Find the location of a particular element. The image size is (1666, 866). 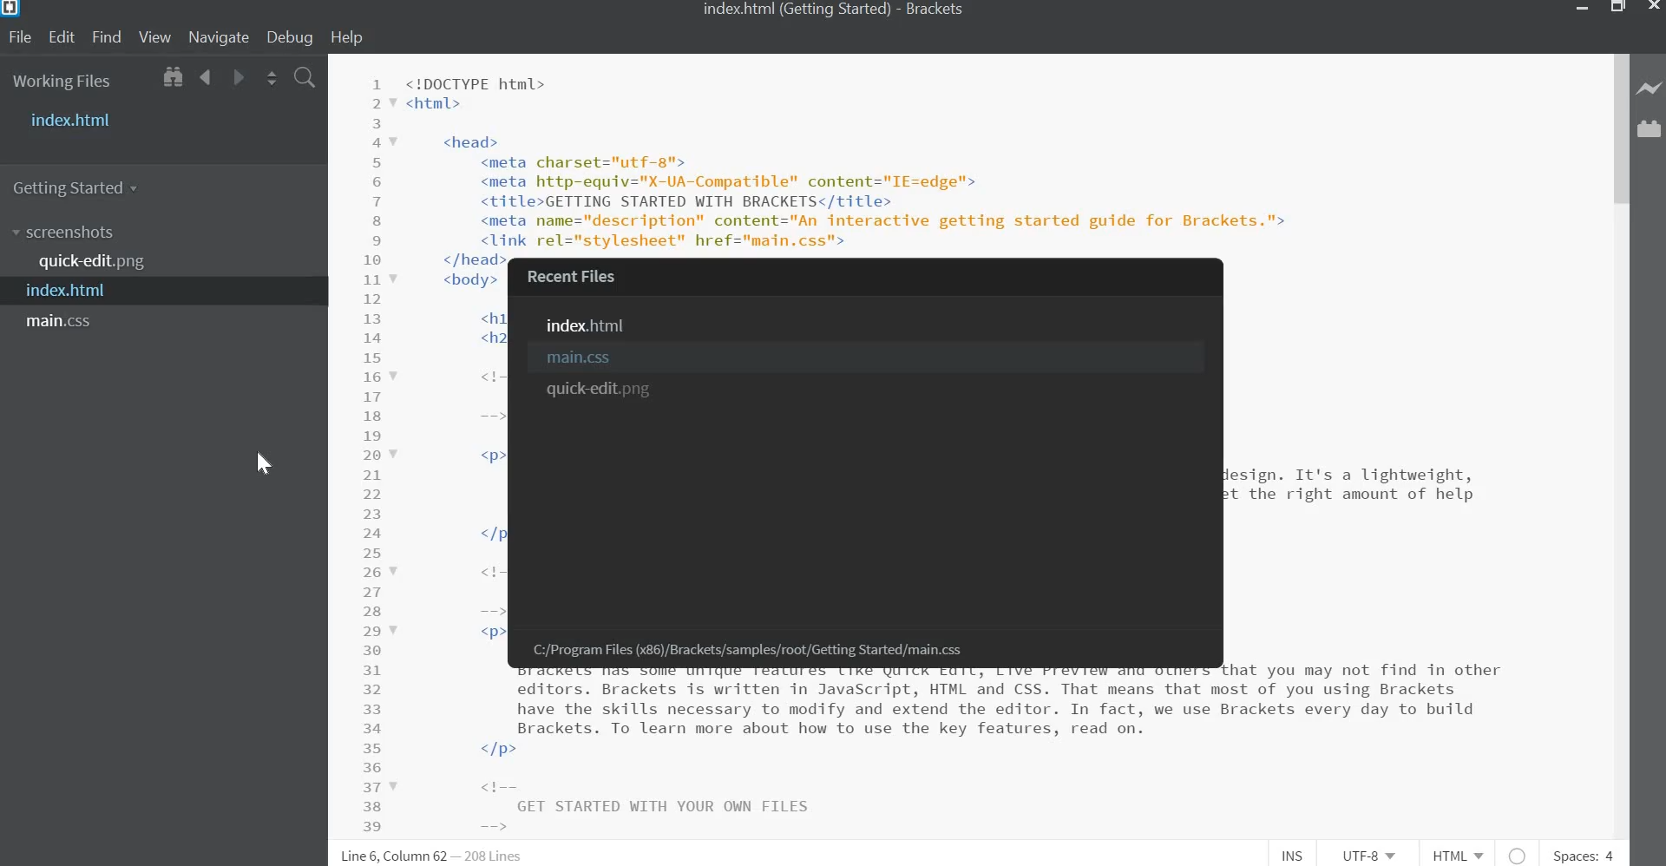

View is located at coordinates (154, 38).